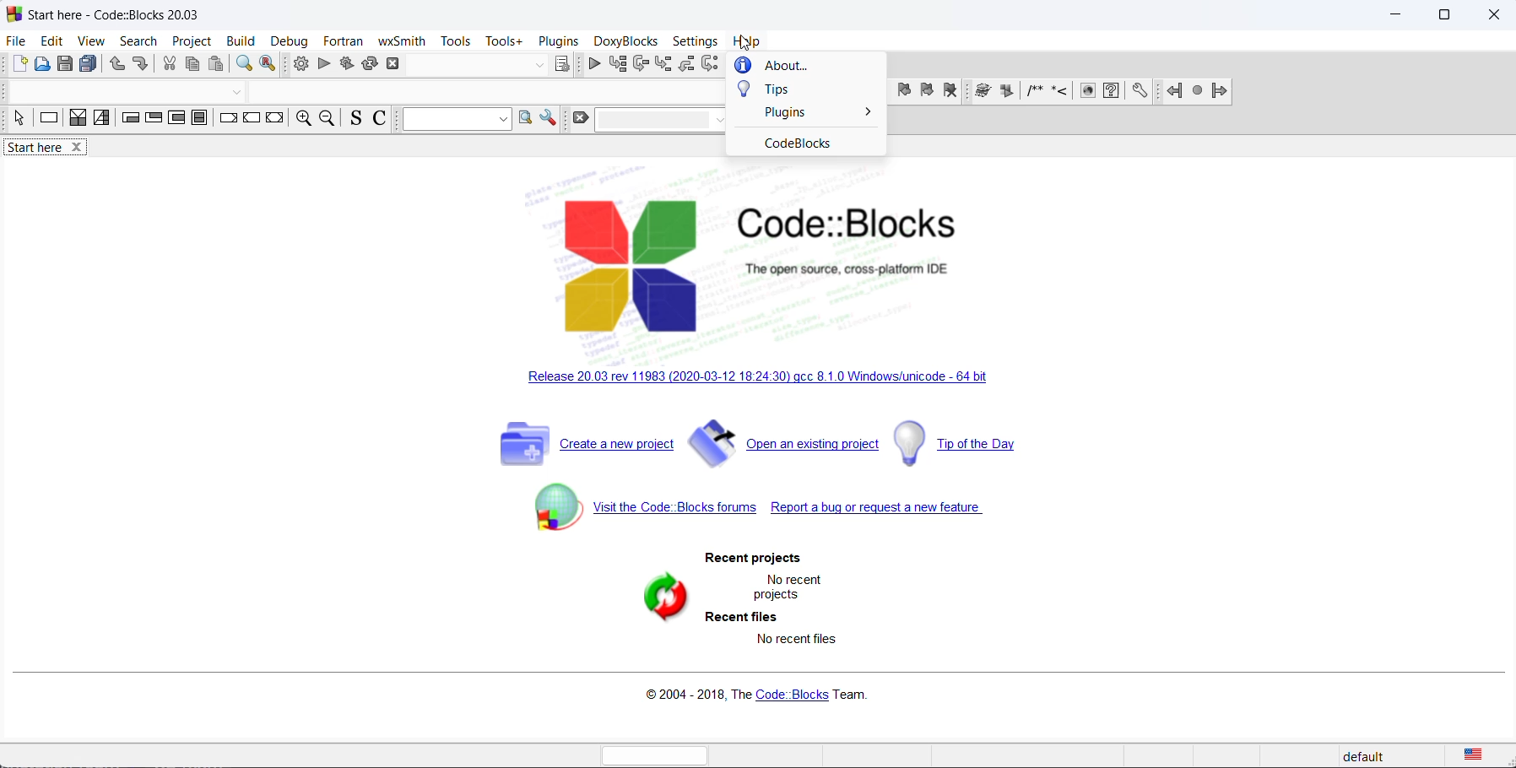  Describe the element at coordinates (217, 65) in the screenshot. I see `paste` at that location.